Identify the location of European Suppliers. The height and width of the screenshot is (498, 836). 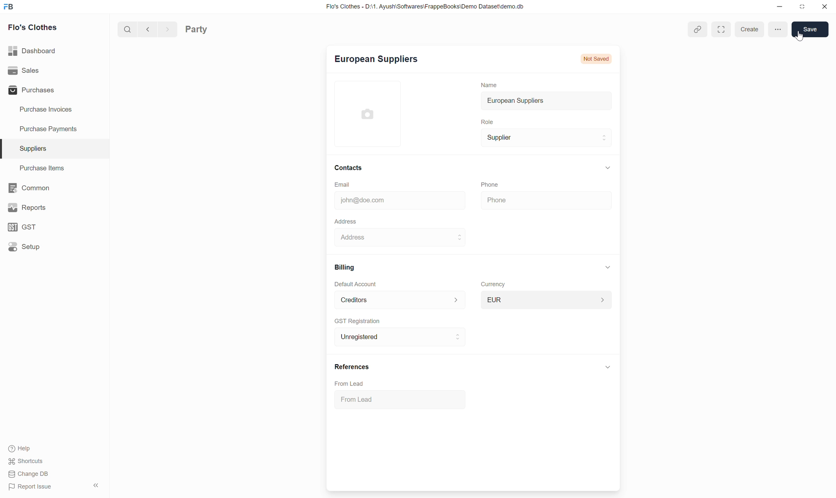
(510, 100).